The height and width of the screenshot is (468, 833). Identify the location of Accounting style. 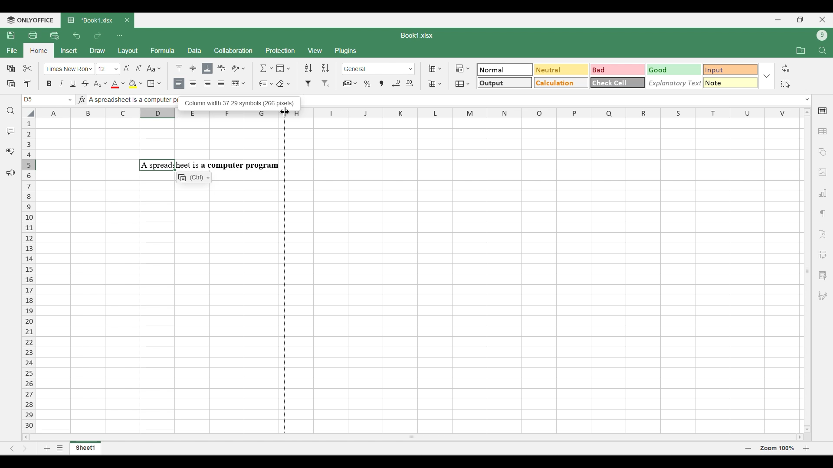
(351, 84).